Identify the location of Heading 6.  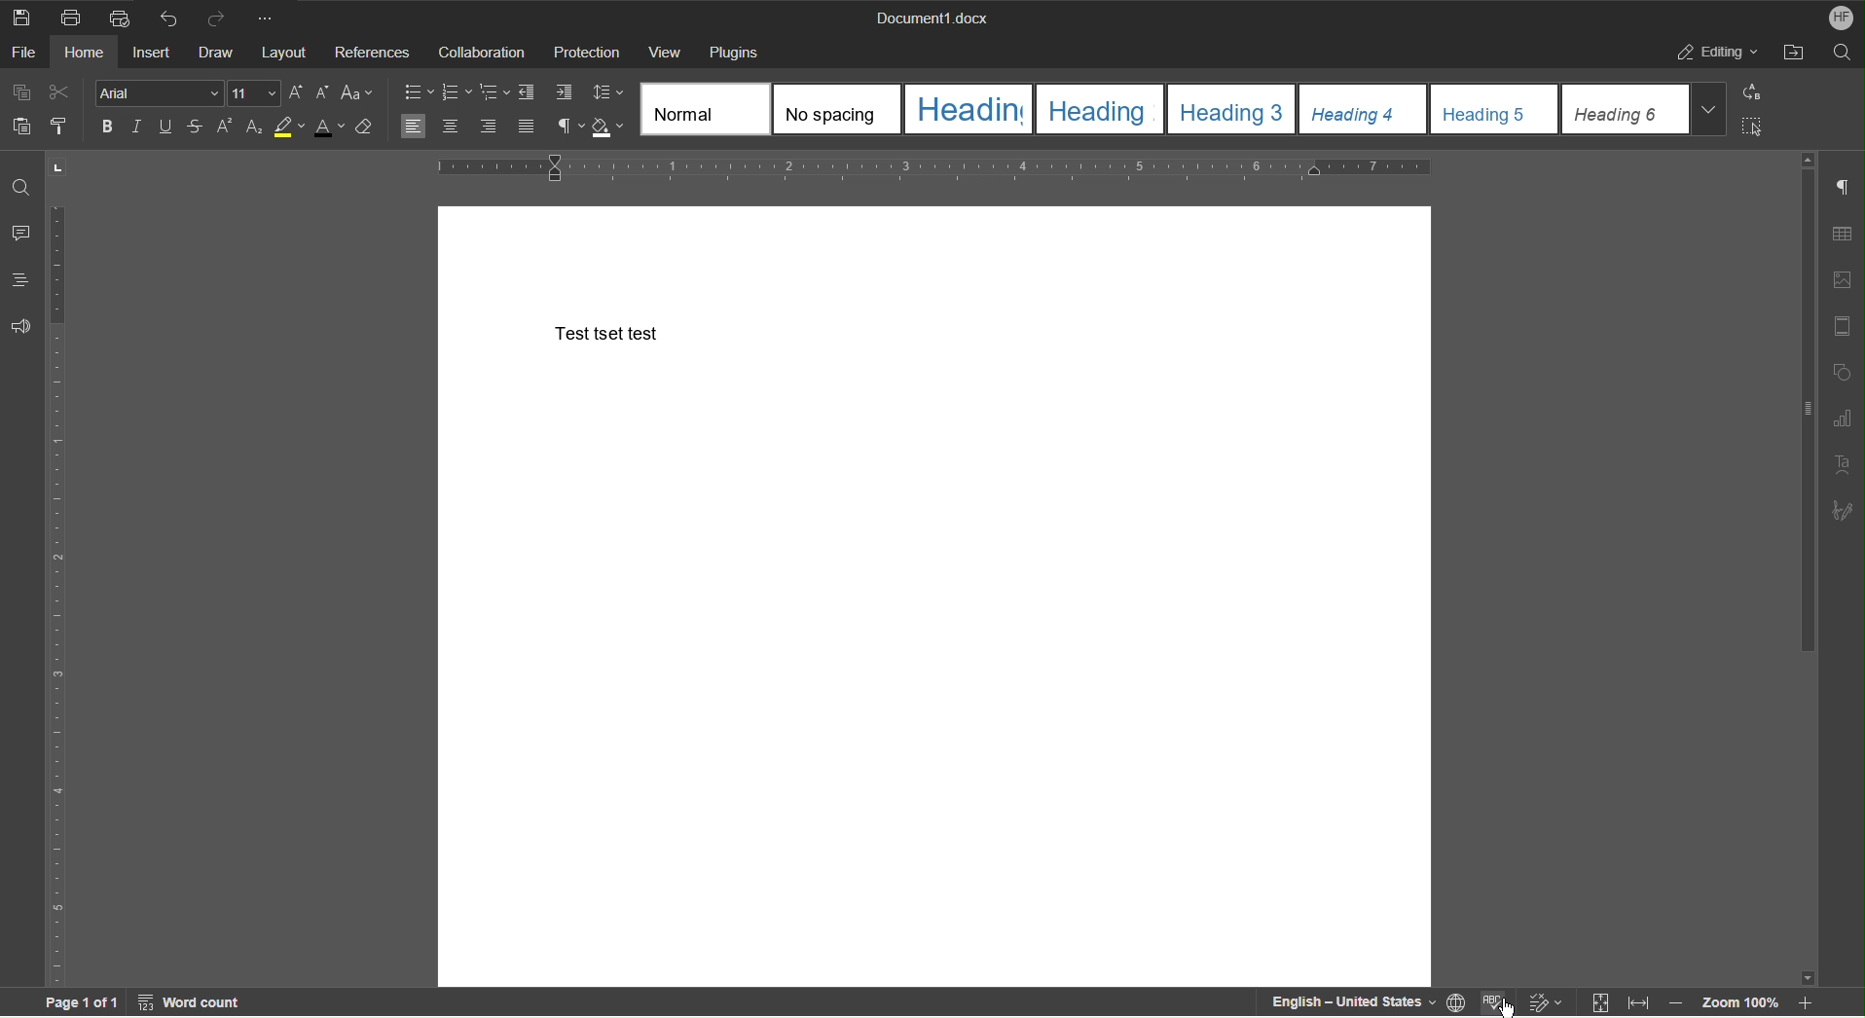
(1645, 109).